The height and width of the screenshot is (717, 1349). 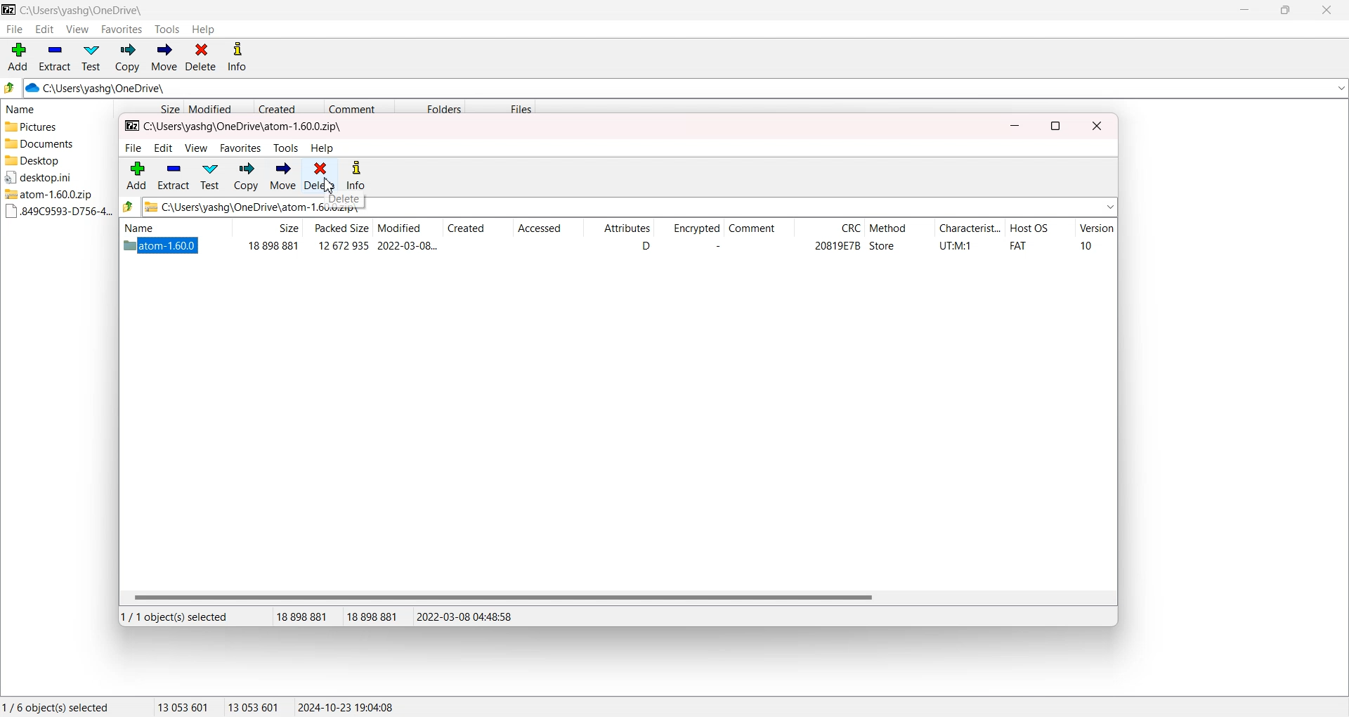 What do you see at coordinates (126, 58) in the screenshot?
I see `Copy` at bounding box center [126, 58].